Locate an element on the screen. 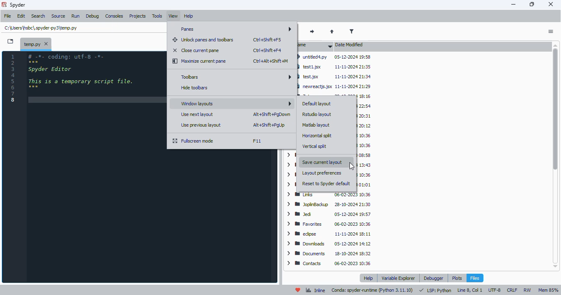 The width and height of the screenshot is (561, 295). use previous layout is located at coordinates (200, 125).